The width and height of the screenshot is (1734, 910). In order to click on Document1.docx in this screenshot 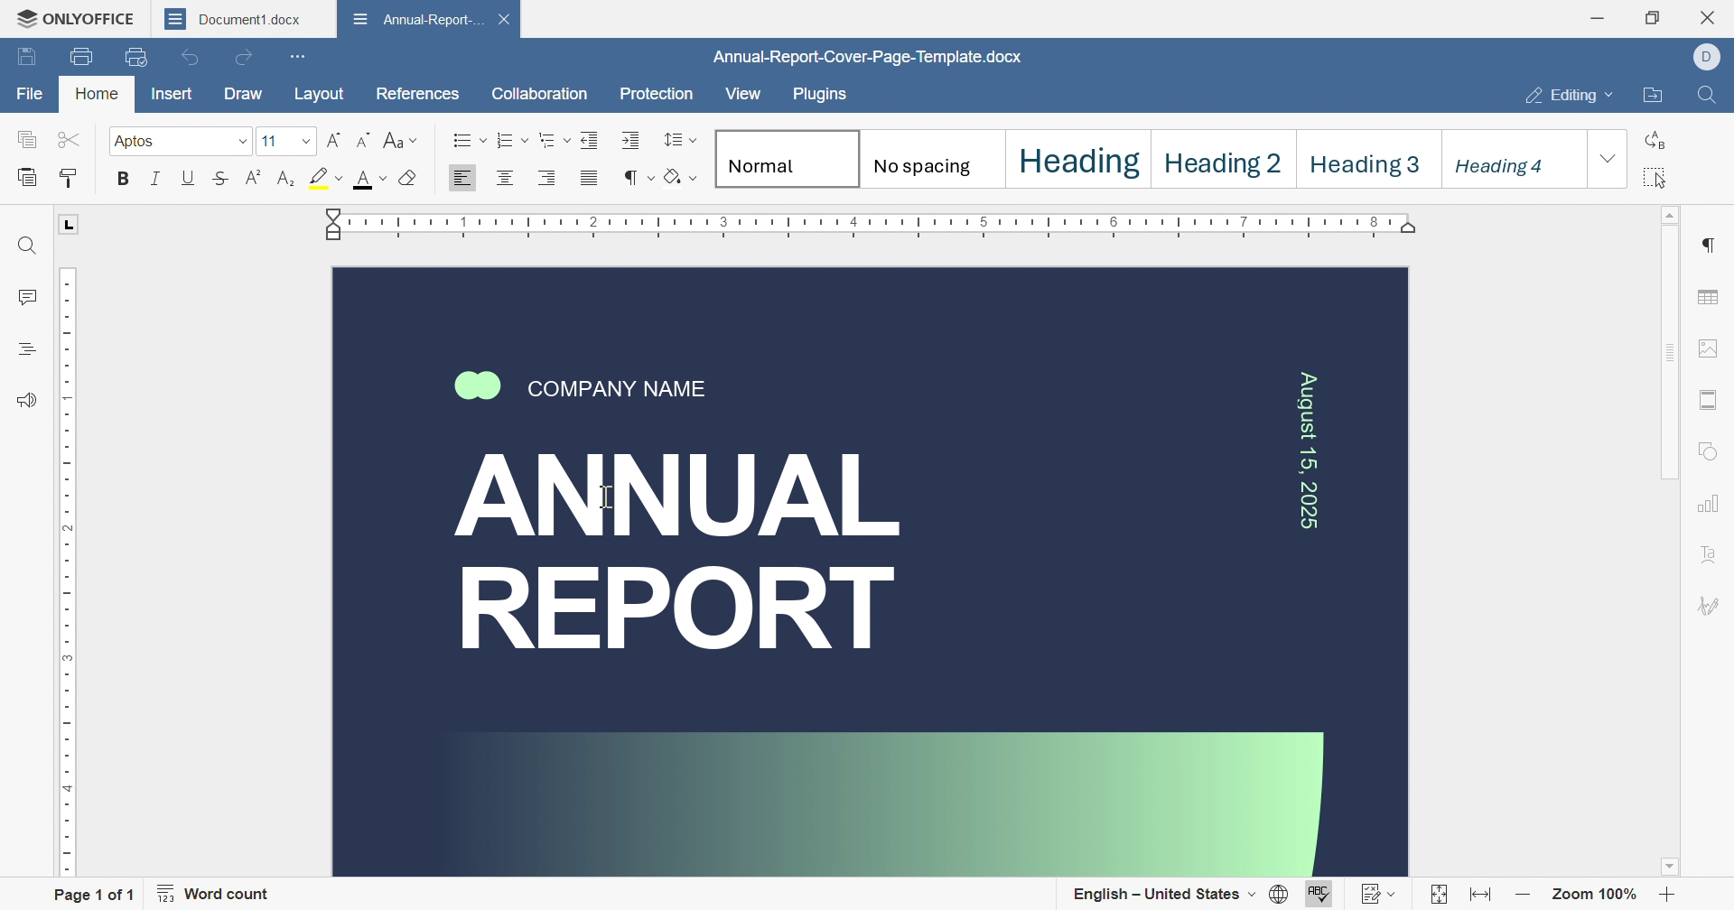, I will do `click(859, 58)`.